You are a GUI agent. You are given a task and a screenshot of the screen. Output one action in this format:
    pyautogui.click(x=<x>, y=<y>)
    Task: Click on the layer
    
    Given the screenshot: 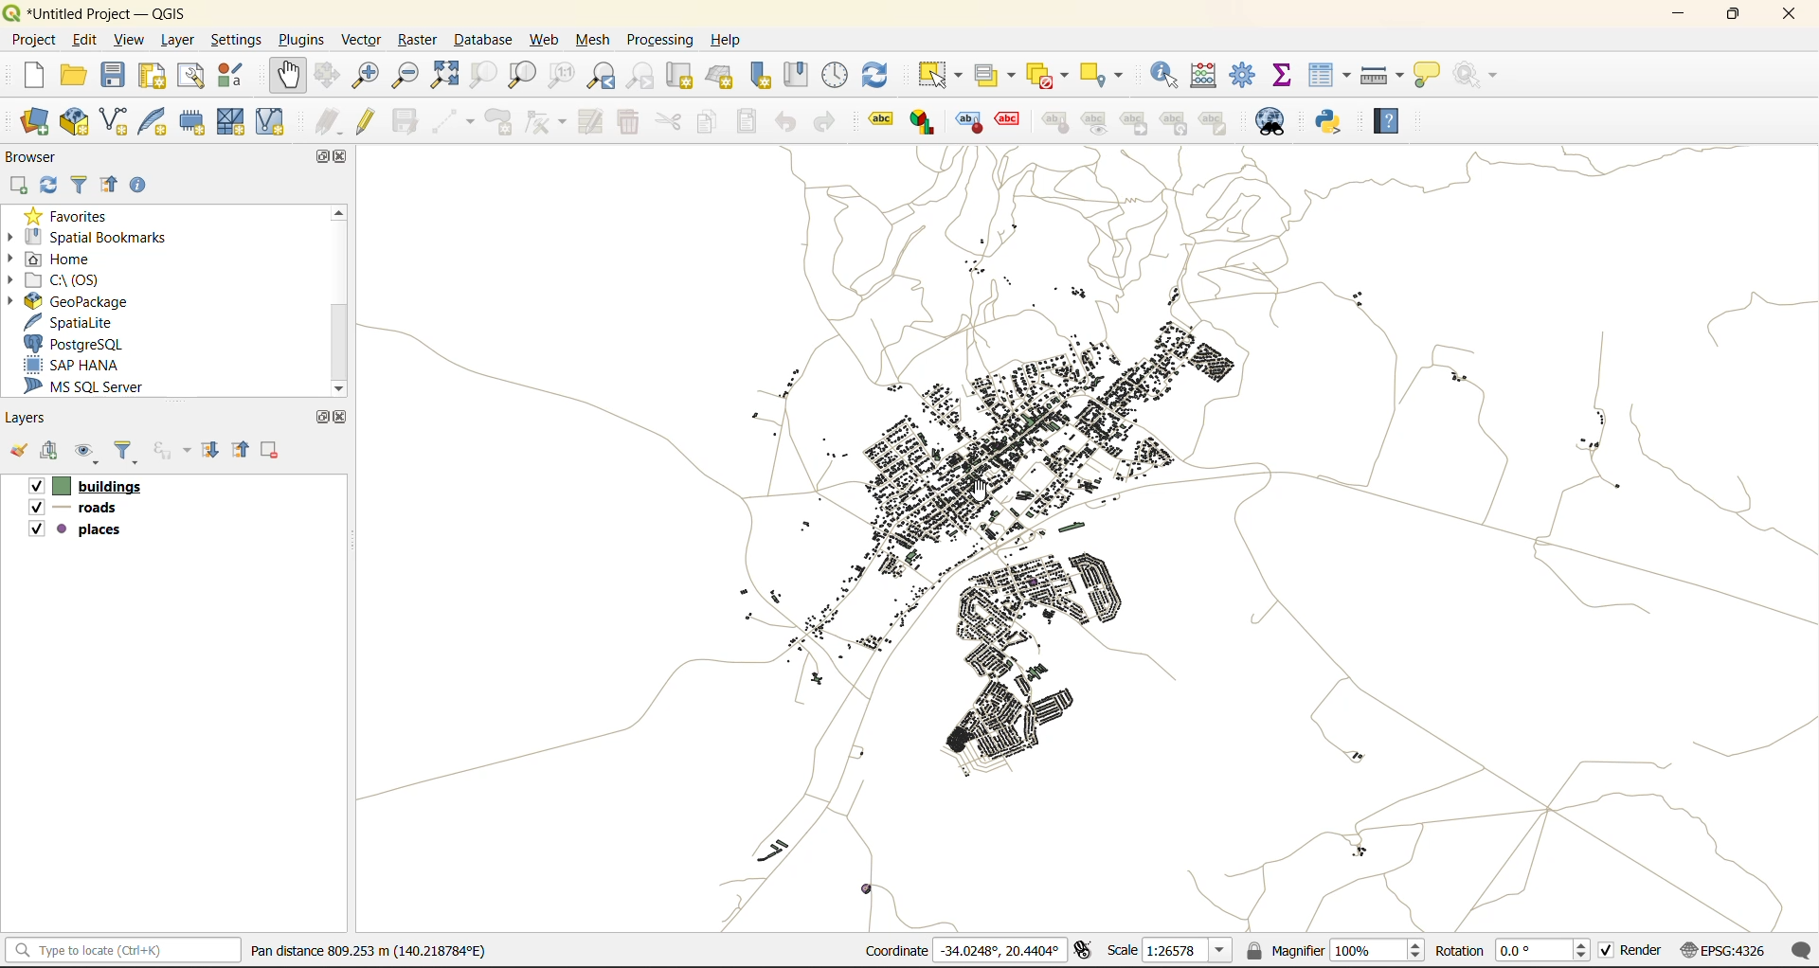 What is the action you would take?
    pyautogui.click(x=177, y=42)
    